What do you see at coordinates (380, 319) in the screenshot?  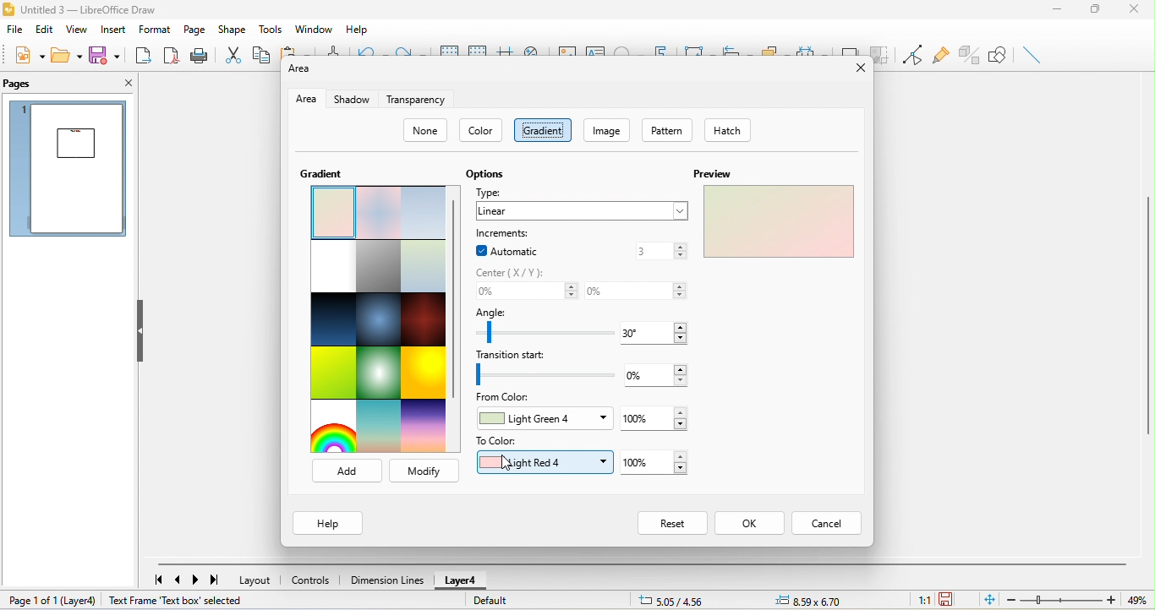 I see `deep ocean` at bounding box center [380, 319].